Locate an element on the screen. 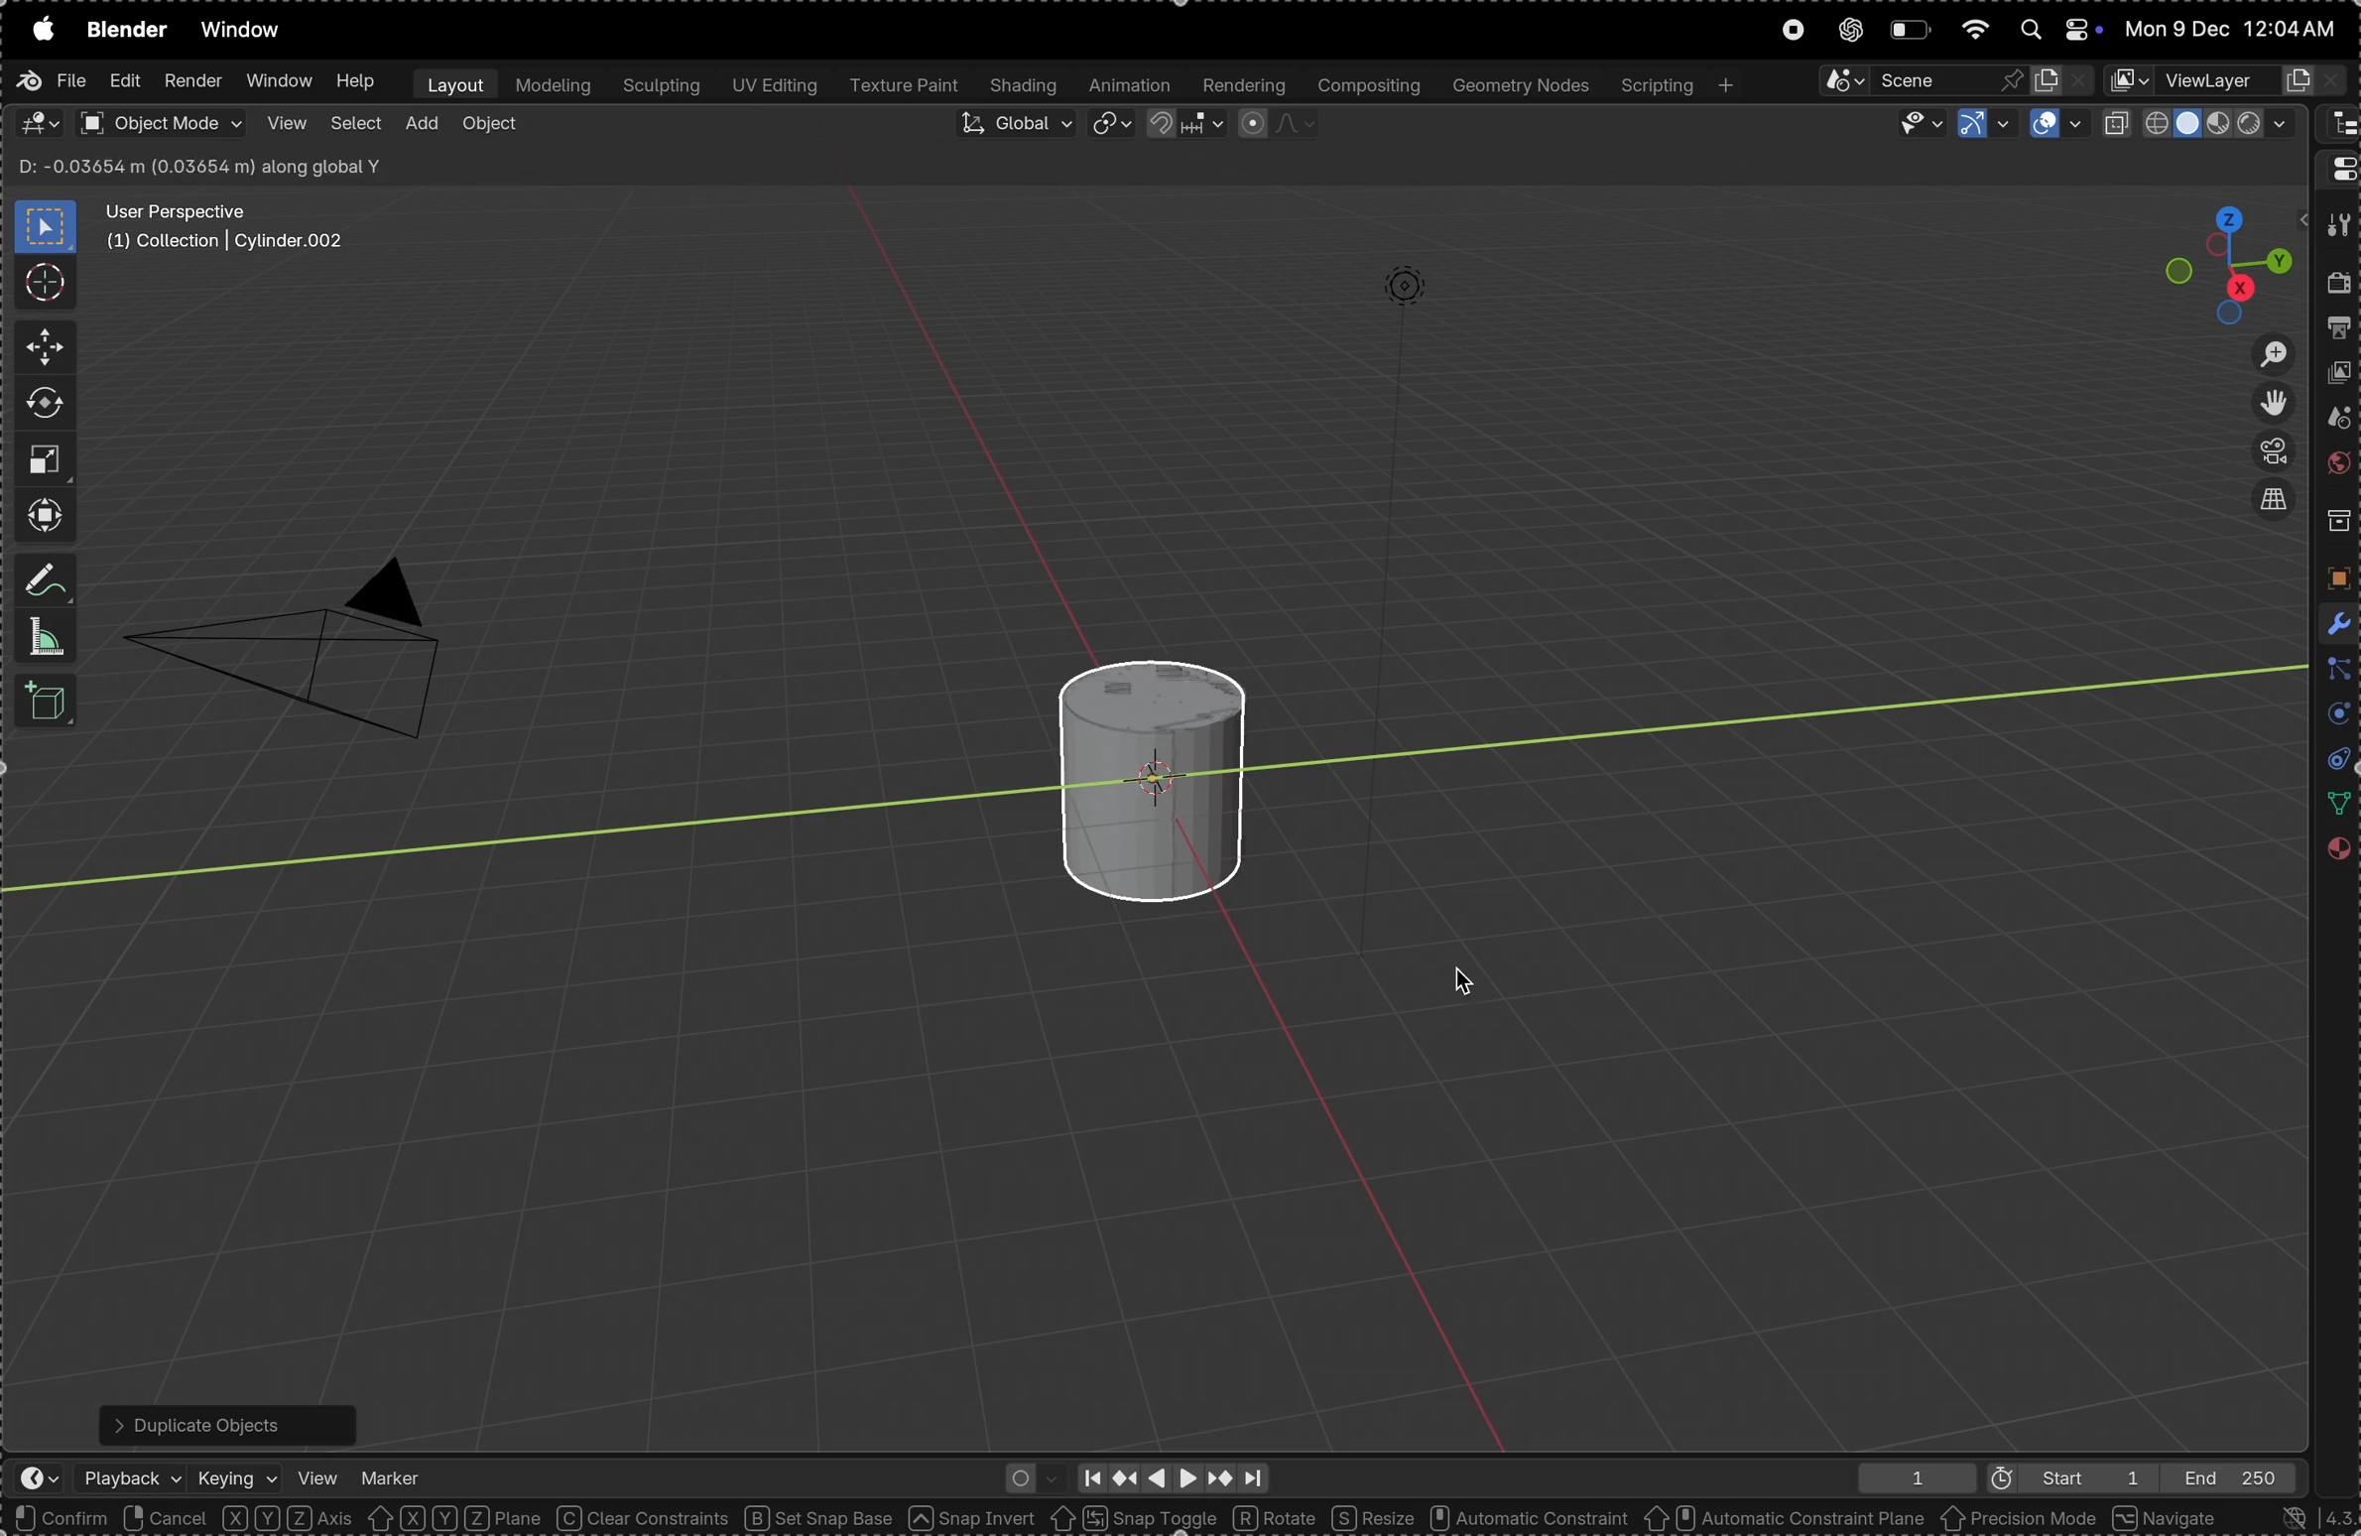 This screenshot has height=1536, width=2361. show overlays is located at coordinates (2056, 125).